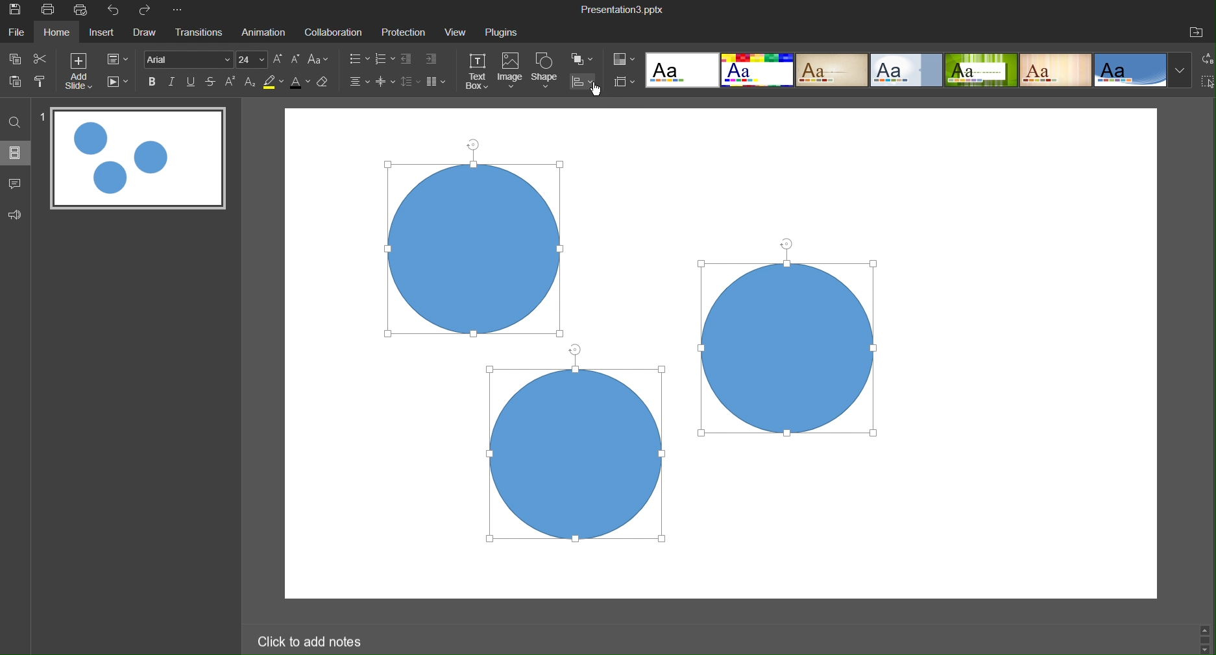  Describe the element at coordinates (15, 156) in the screenshot. I see `Slide` at that location.